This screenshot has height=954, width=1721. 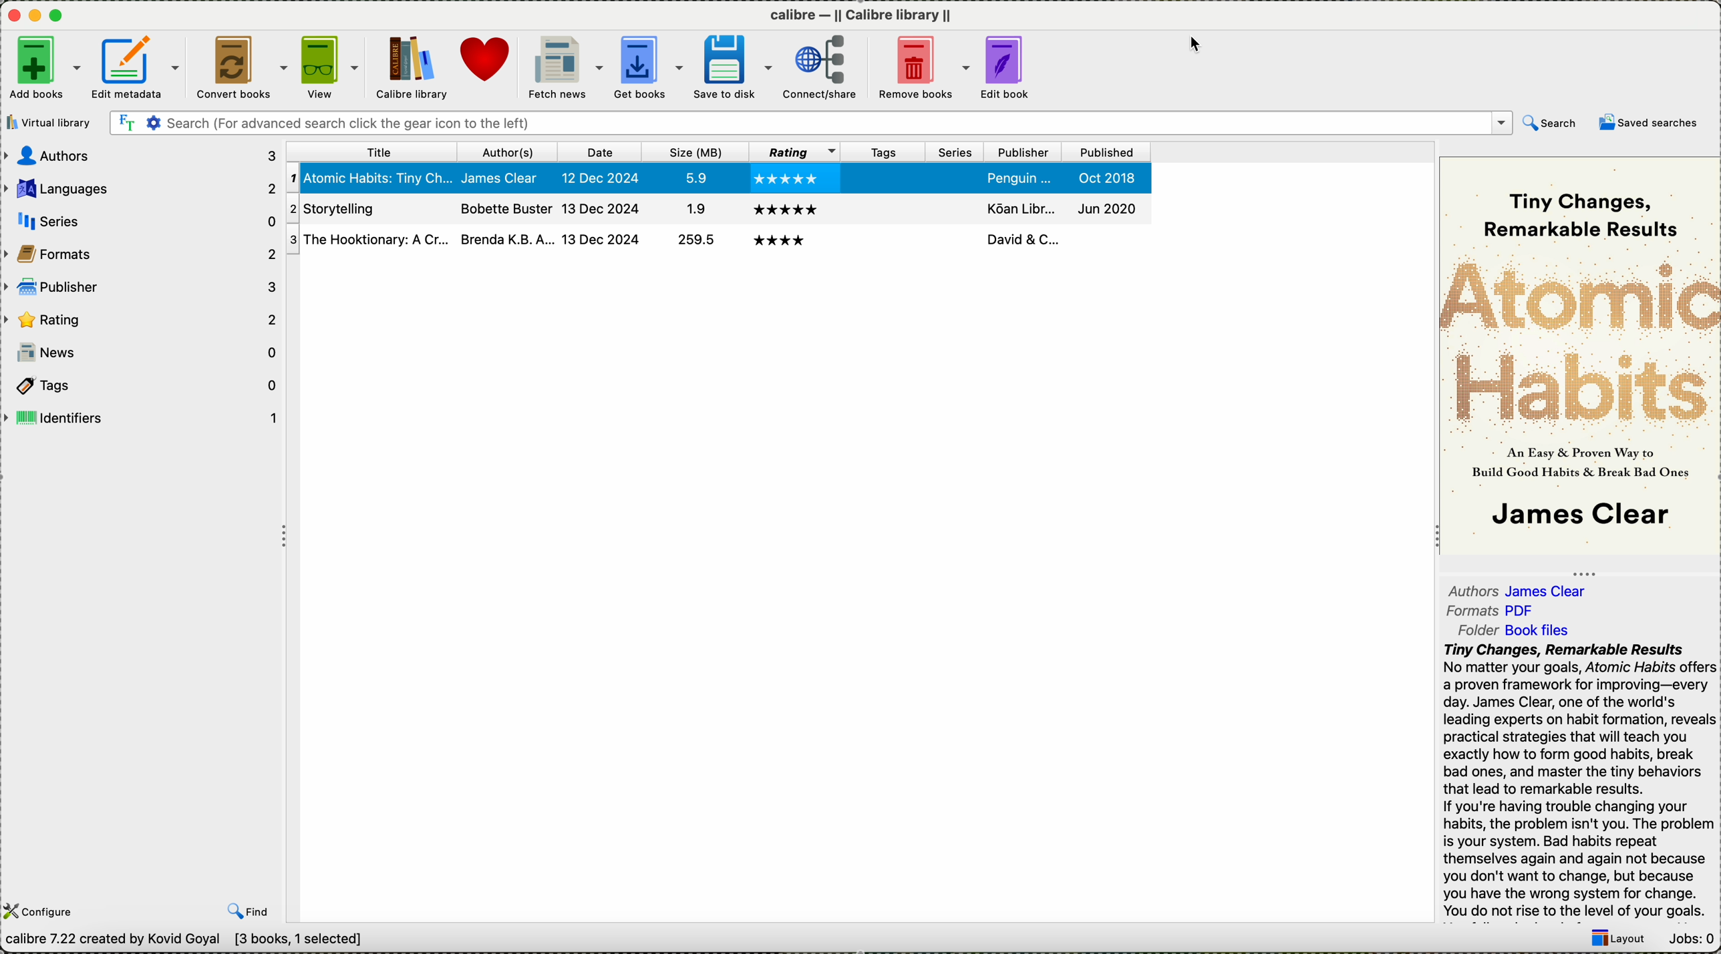 What do you see at coordinates (1469, 630) in the screenshot?
I see `folder book files` at bounding box center [1469, 630].